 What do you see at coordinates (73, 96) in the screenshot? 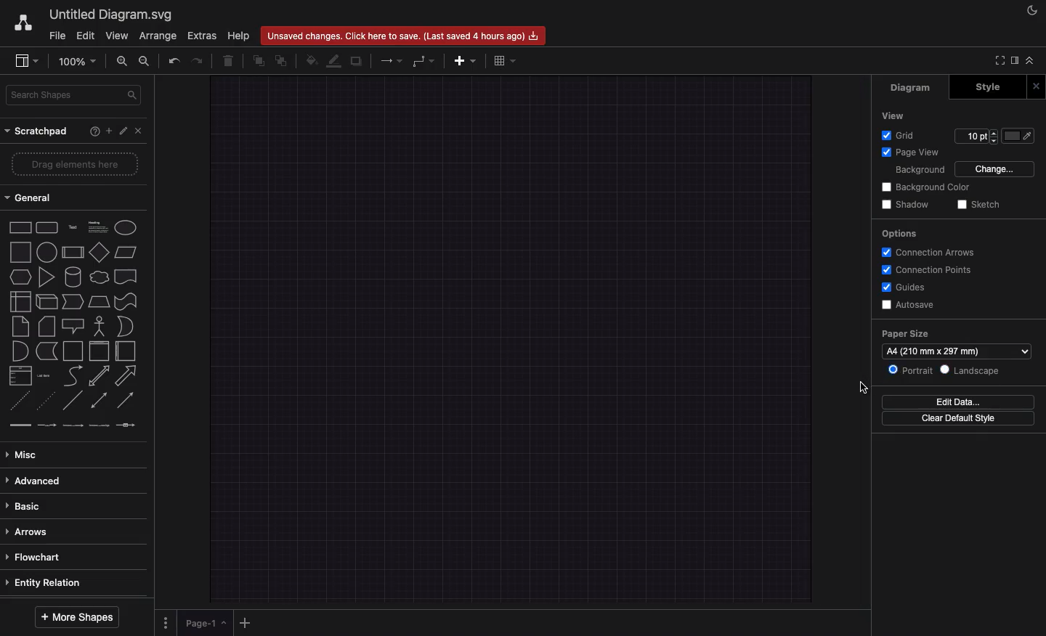
I see `Search shapes` at bounding box center [73, 96].